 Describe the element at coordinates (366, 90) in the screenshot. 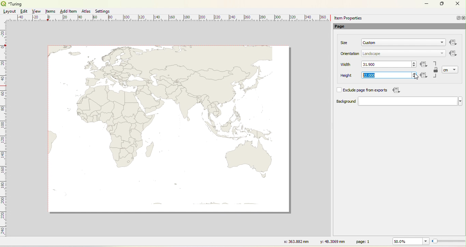

I see `Exclude page from exports` at that location.